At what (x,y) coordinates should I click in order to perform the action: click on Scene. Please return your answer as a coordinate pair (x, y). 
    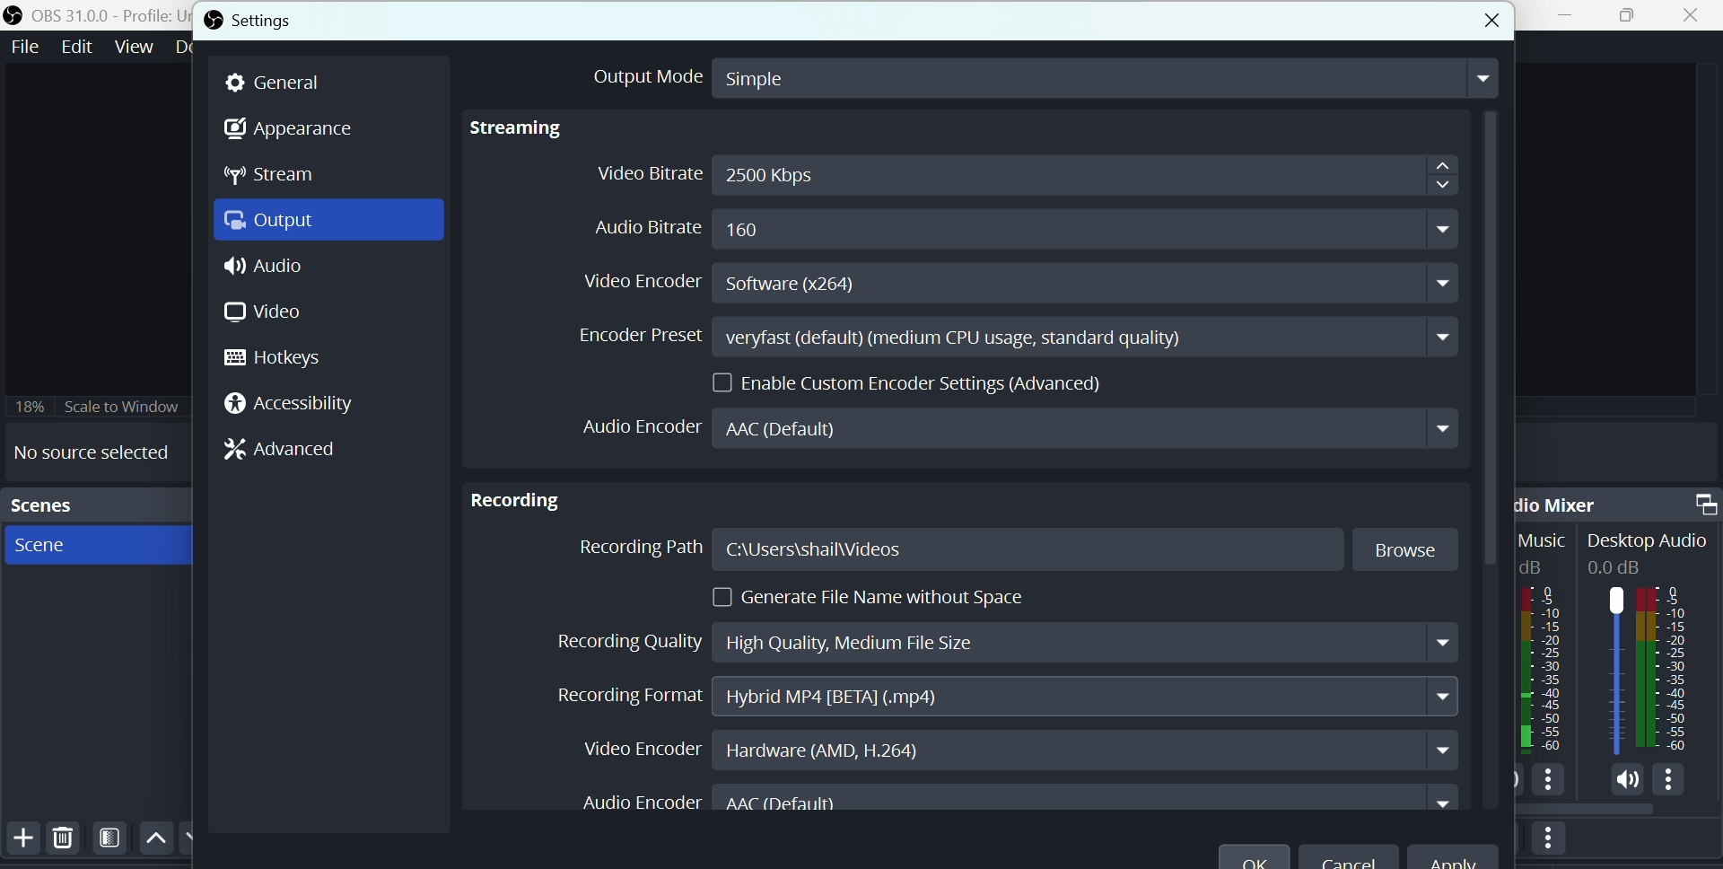
    Looking at the image, I should click on (39, 545).